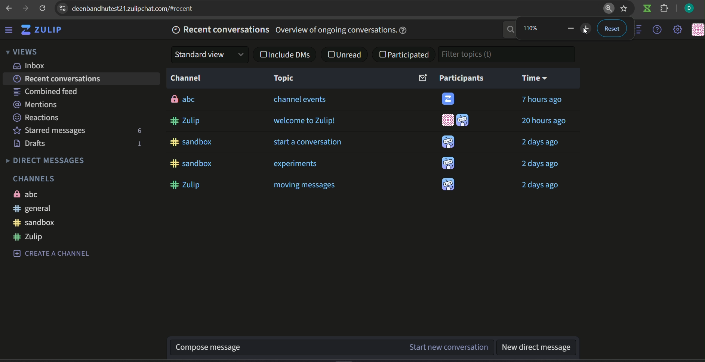 The width and height of the screenshot is (705, 362). What do you see at coordinates (41, 30) in the screenshot?
I see `ZULIP logo` at bounding box center [41, 30].